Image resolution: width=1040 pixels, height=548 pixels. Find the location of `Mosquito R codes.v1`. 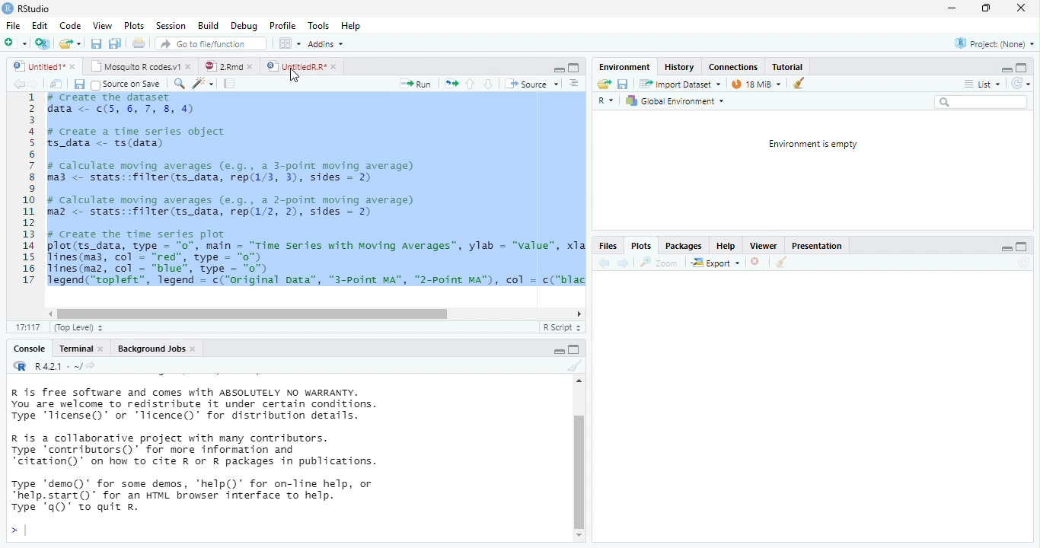

Mosquito R codes.v1 is located at coordinates (137, 65).